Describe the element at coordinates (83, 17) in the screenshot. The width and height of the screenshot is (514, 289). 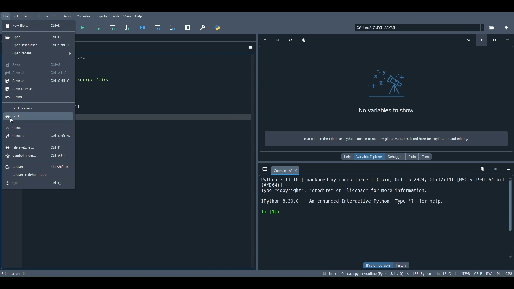
I see `Consoles` at that location.